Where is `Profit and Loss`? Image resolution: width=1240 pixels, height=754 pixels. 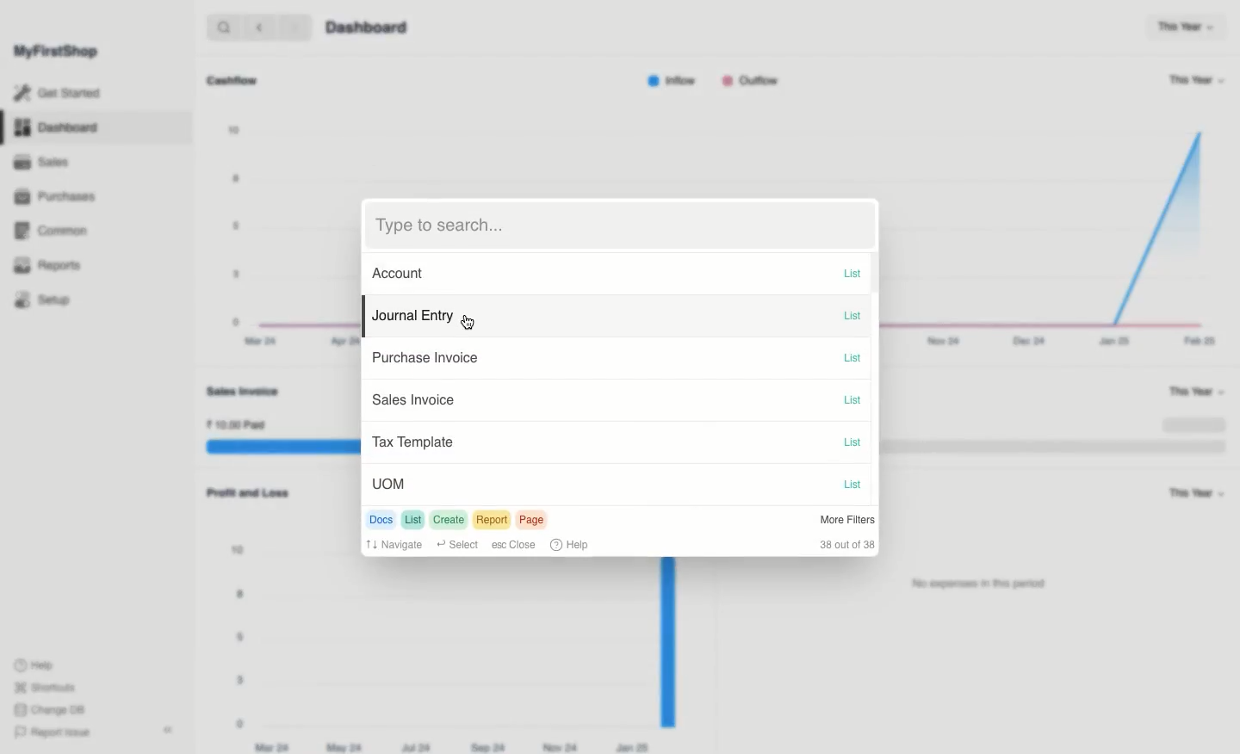
Profit and Loss is located at coordinates (248, 494).